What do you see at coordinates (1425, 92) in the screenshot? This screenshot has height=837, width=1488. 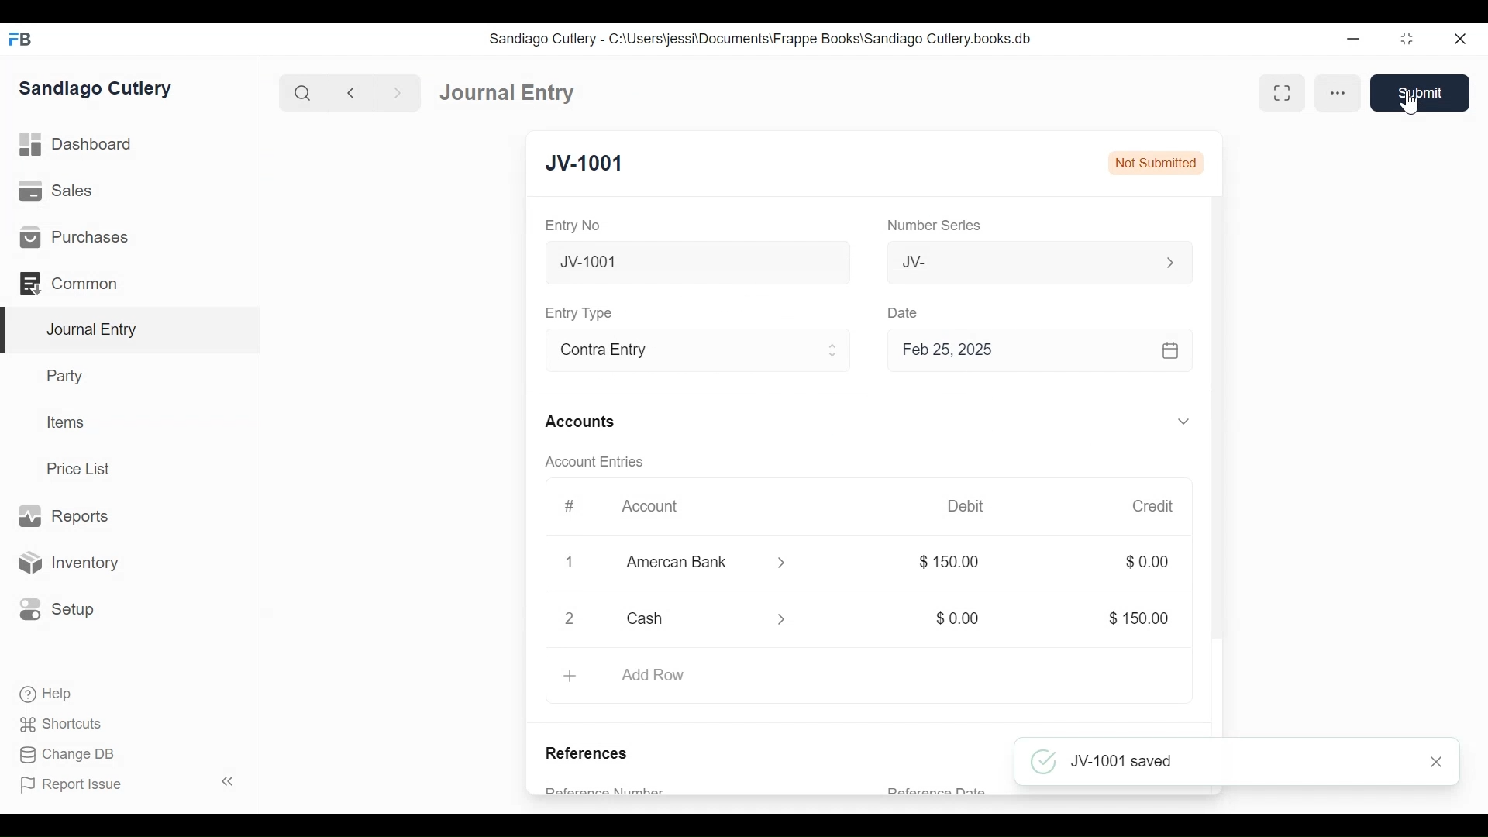 I see `Save` at bounding box center [1425, 92].